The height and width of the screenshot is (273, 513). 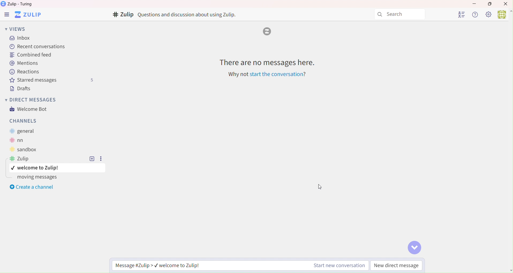 What do you see at coordinates (476, 15) in the screenshot?
I see `Help` at bounding box center [476, 15].